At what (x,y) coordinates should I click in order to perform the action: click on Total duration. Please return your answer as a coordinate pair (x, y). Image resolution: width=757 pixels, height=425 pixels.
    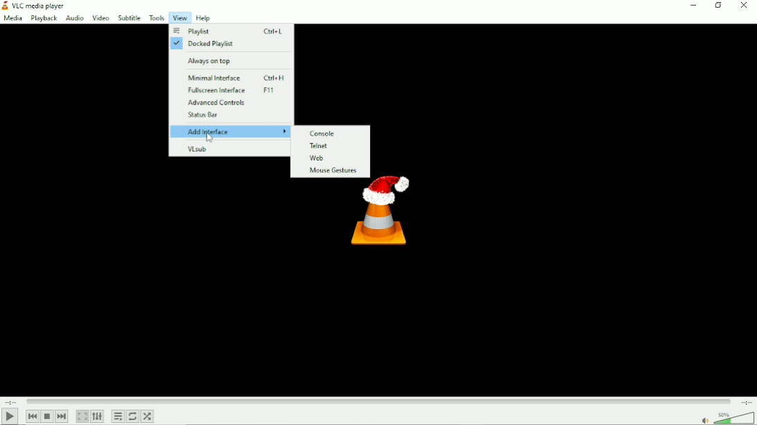
    Looking at the image, I should click on (745, 401).